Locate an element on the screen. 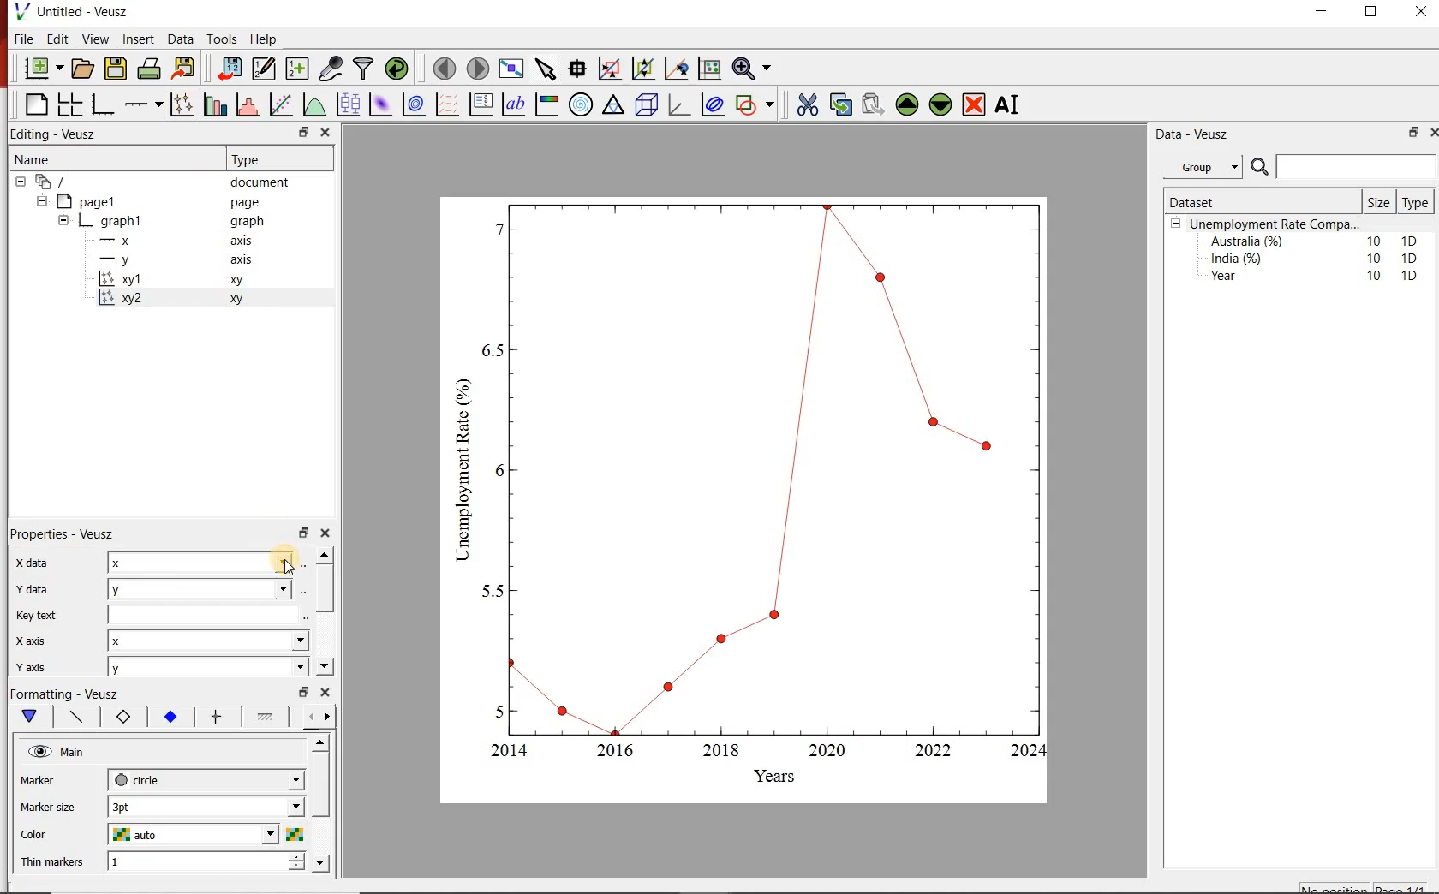 This screenshot has height=894, width=1439. plot covariance ellipses is located at coordinates (714, 104).